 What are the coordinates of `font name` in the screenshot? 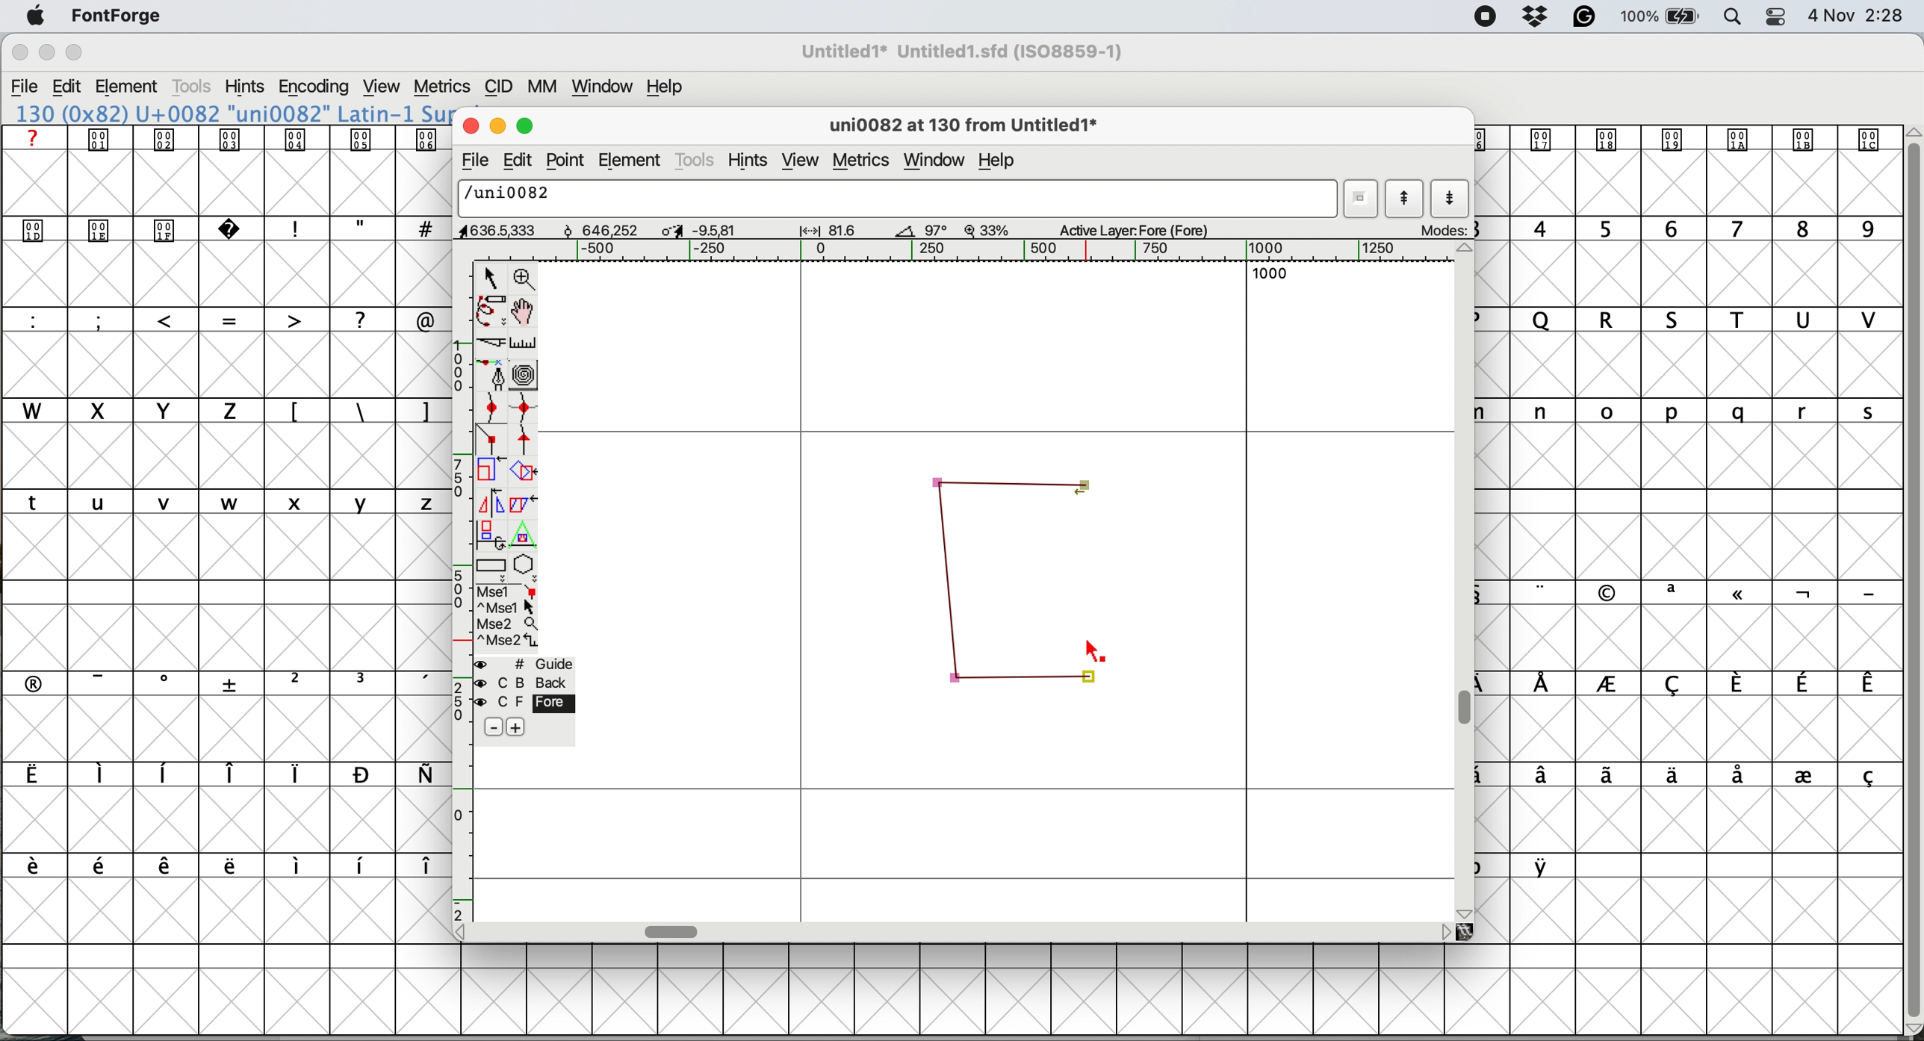 It's located at (229, 114).